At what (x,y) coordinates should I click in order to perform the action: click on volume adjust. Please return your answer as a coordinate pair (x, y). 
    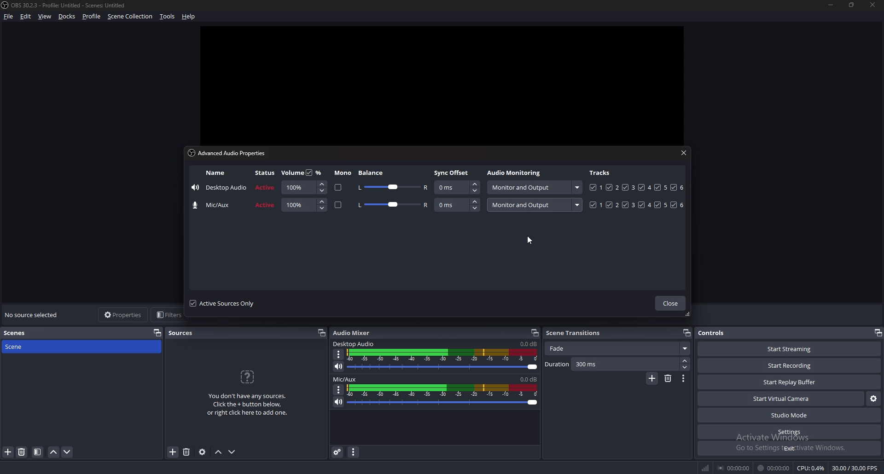
    Looking at the image, I should click on (303, 187).